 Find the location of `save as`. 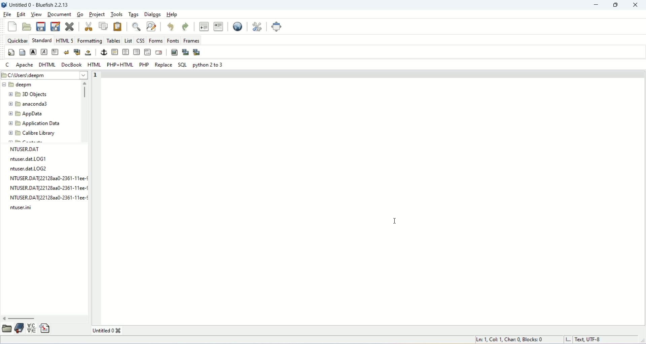

save as is located at coordinates (55, 27).